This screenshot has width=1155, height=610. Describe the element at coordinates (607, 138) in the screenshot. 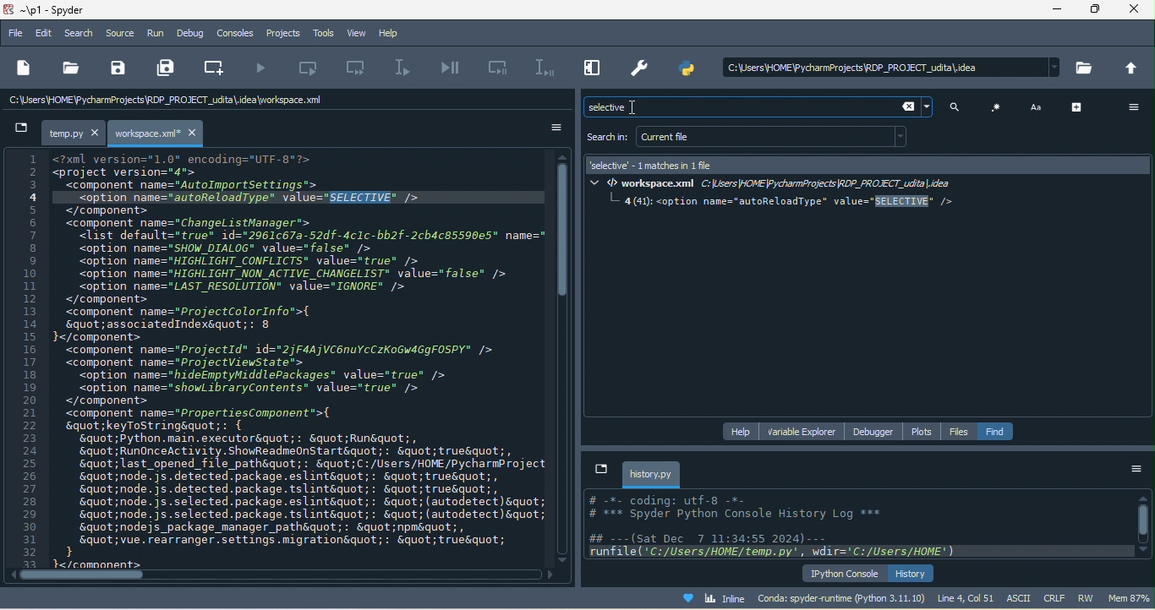

I see `search in:` at that location.